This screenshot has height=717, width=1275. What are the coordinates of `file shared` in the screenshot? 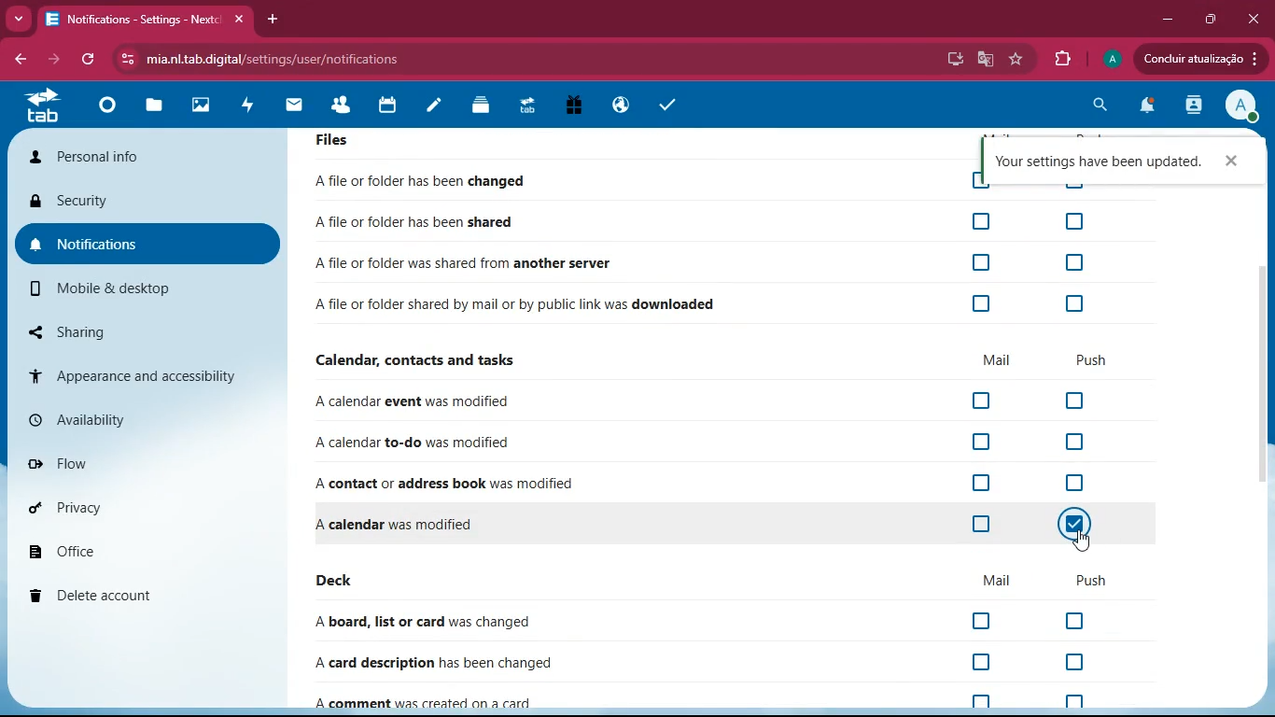 It's located at (424, 223).